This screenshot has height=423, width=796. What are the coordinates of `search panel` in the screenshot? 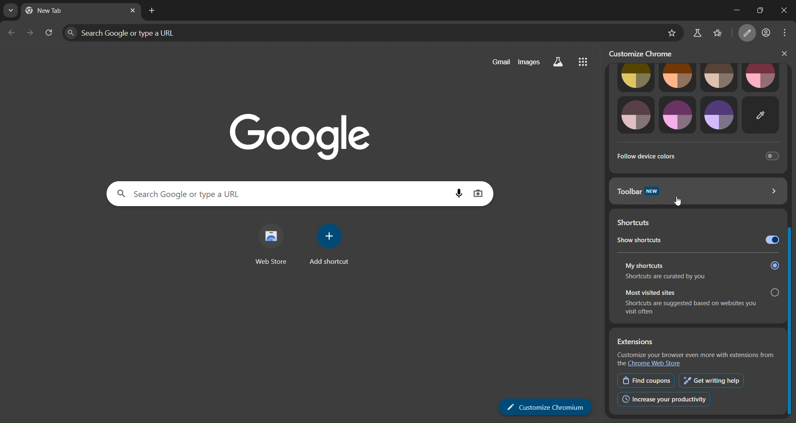 It's located at (135, 32).